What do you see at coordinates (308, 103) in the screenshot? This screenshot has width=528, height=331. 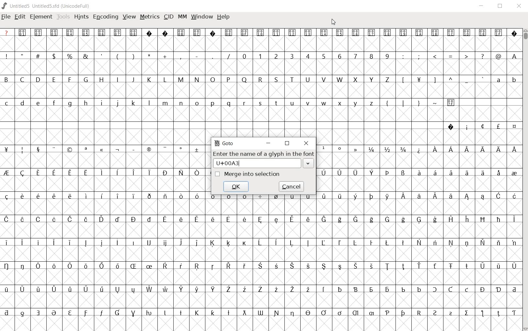 I see `v` at bounding box center [308, 103].